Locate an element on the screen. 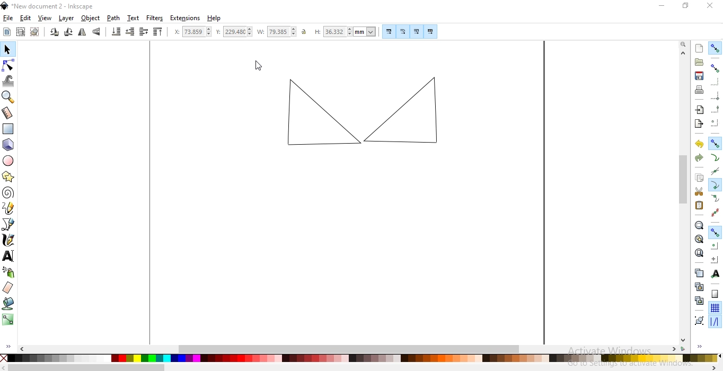 Image resolution: width=723 pixels, height=371 pixels. scrollbar is located at coordinates (363, 367).